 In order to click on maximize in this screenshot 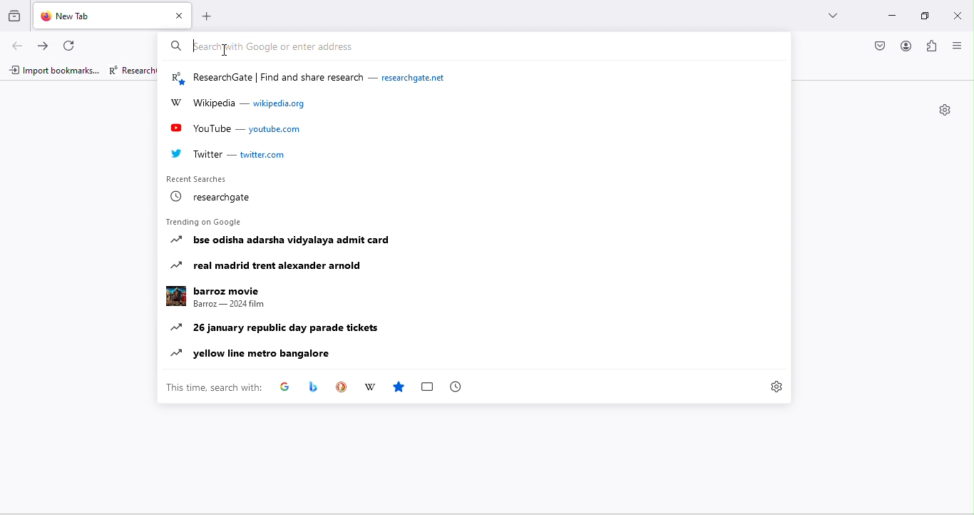, I will do `click(928, 16)`.